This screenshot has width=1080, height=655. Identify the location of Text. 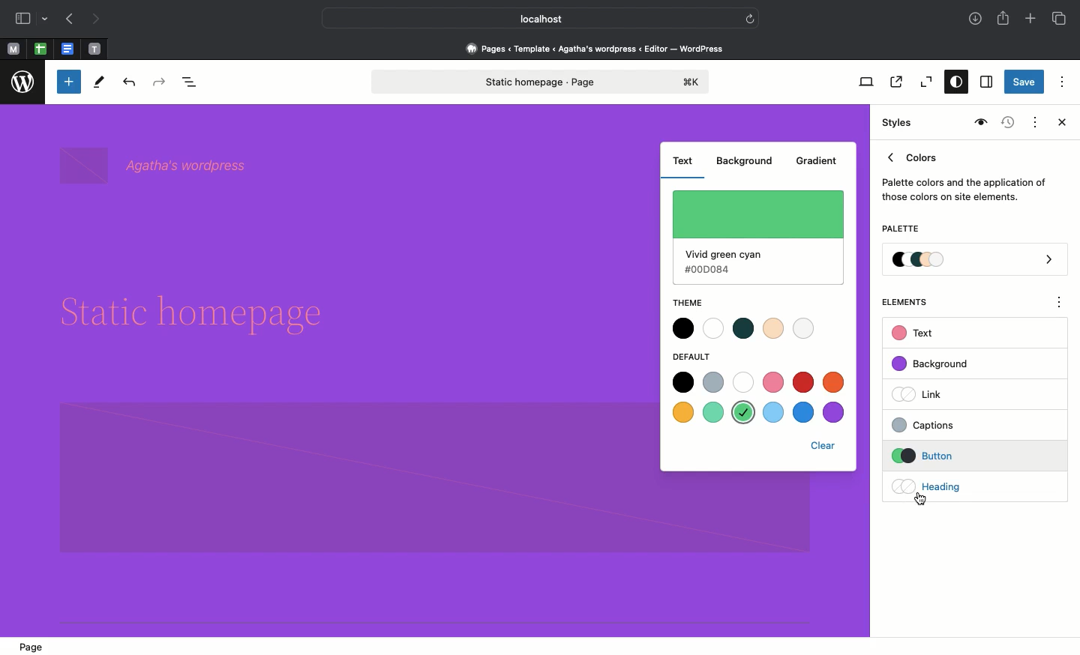
(682, 161).